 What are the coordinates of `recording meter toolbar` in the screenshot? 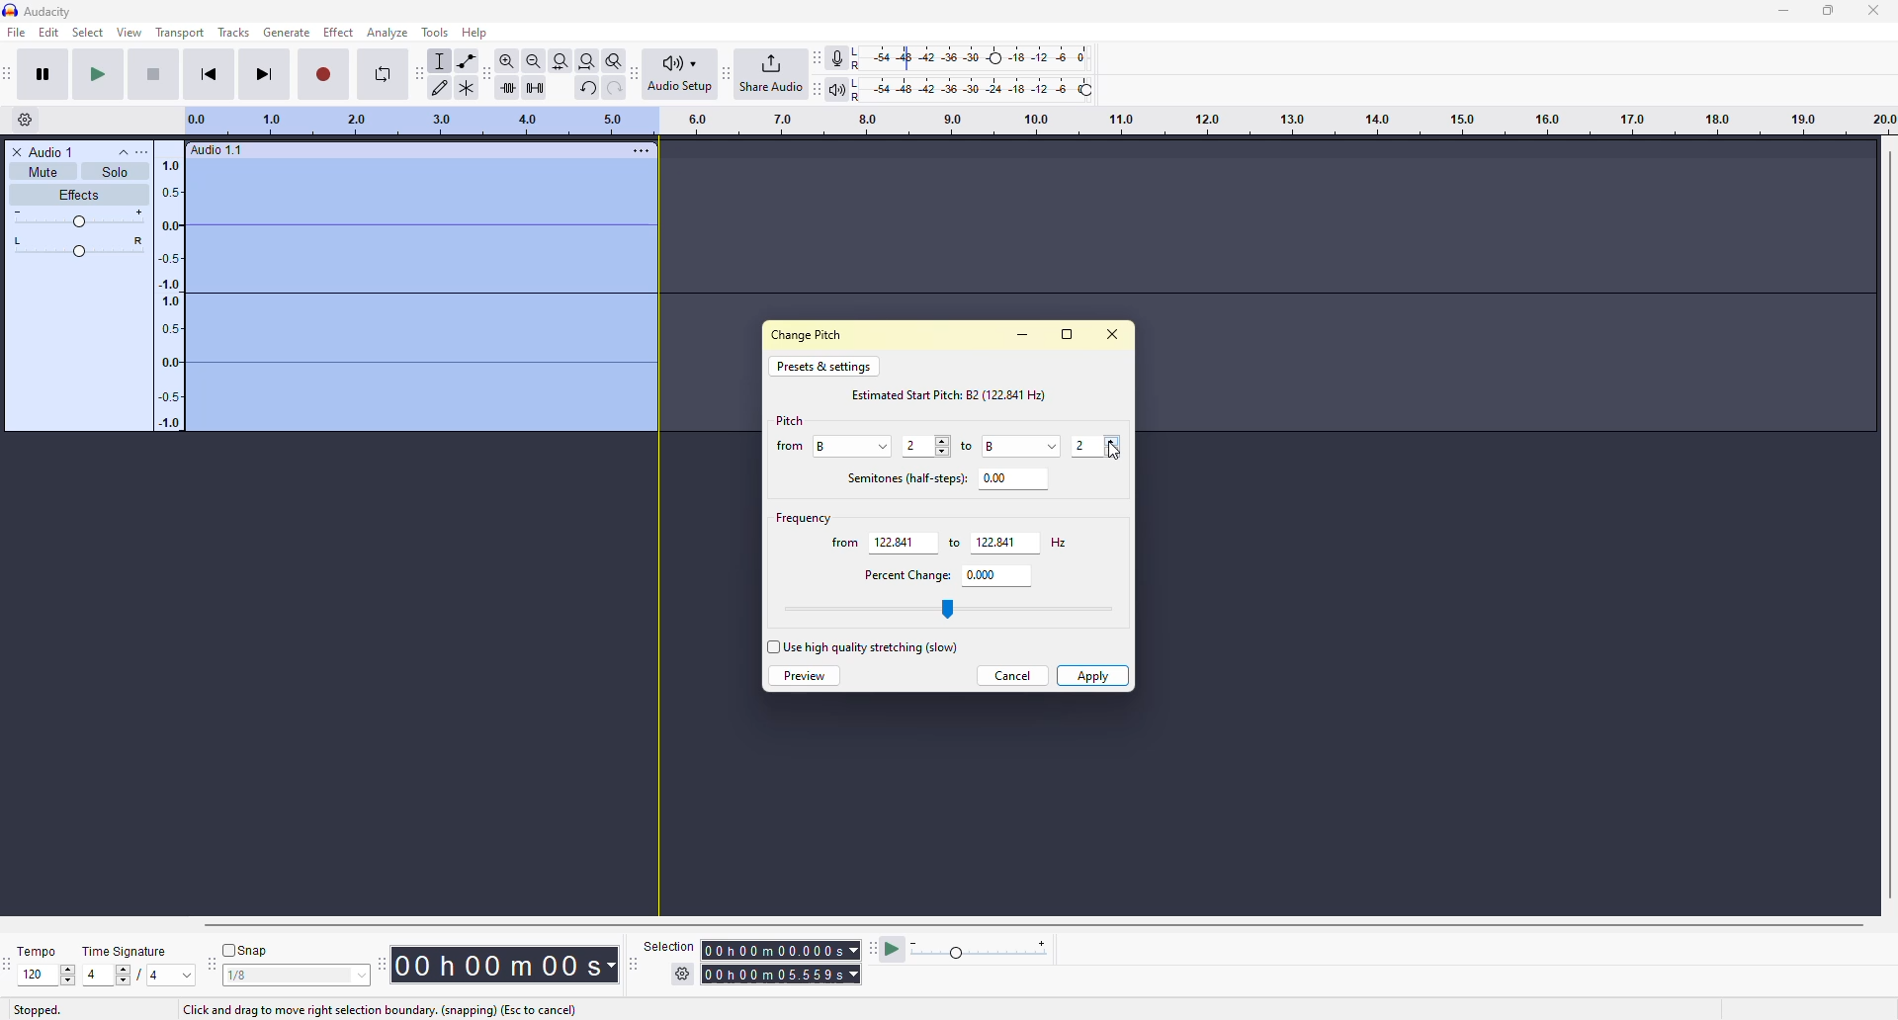 It's located at (817, 58).